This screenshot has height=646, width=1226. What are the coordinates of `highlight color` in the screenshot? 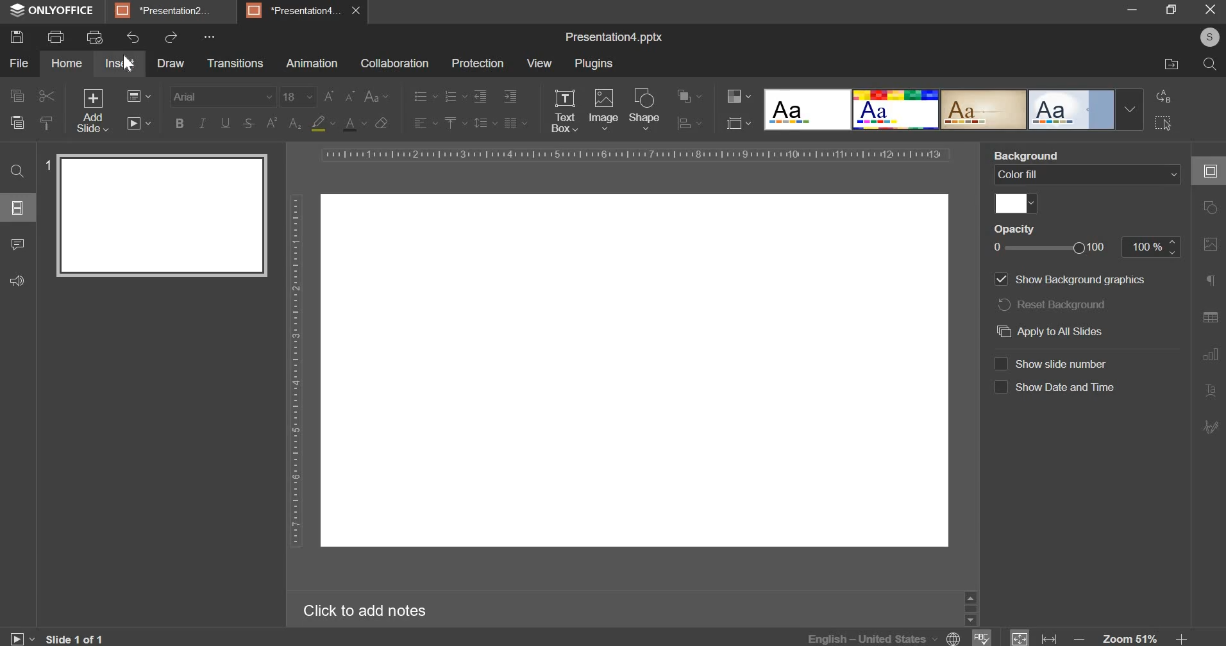 It's located at (323, 123).